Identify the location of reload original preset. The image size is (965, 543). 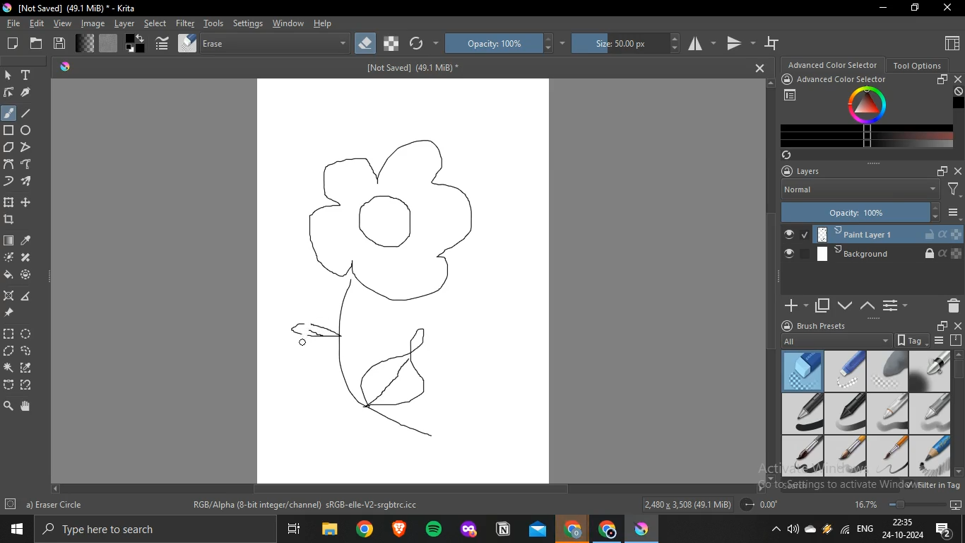
(423, 44).